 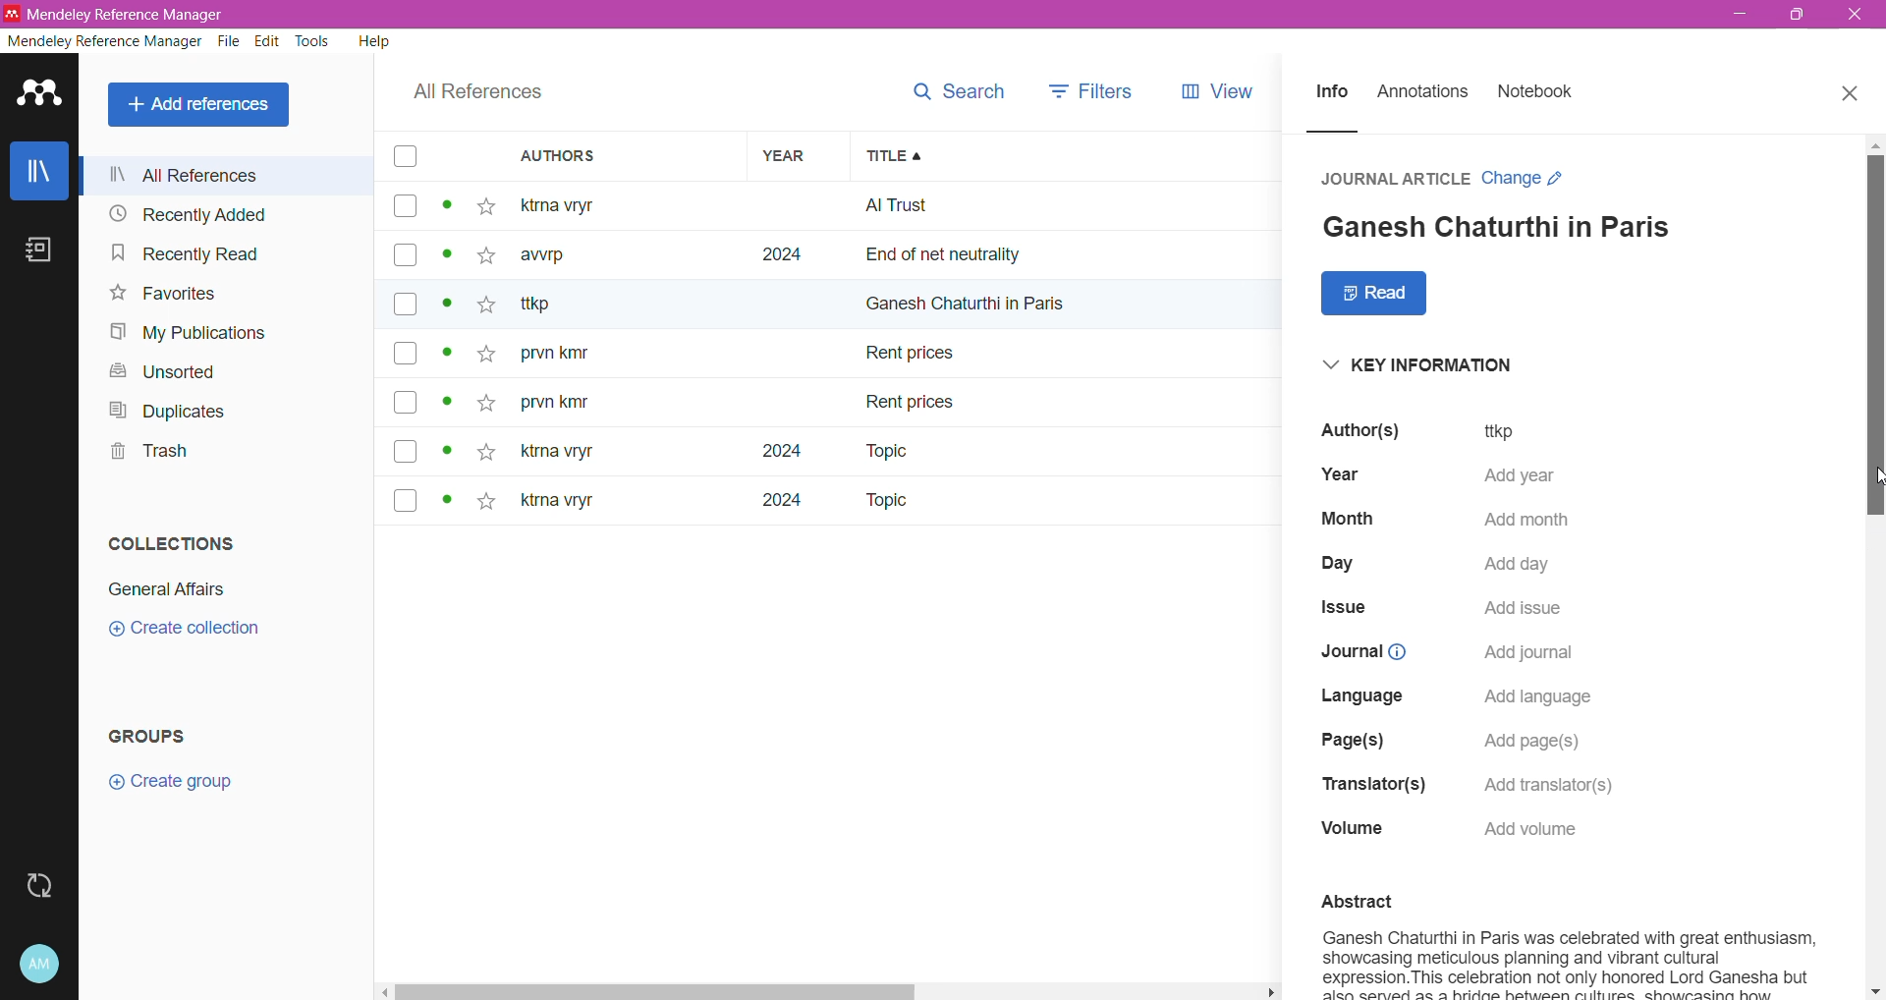 I want to click on Issue, so click(x=1335, y=608).